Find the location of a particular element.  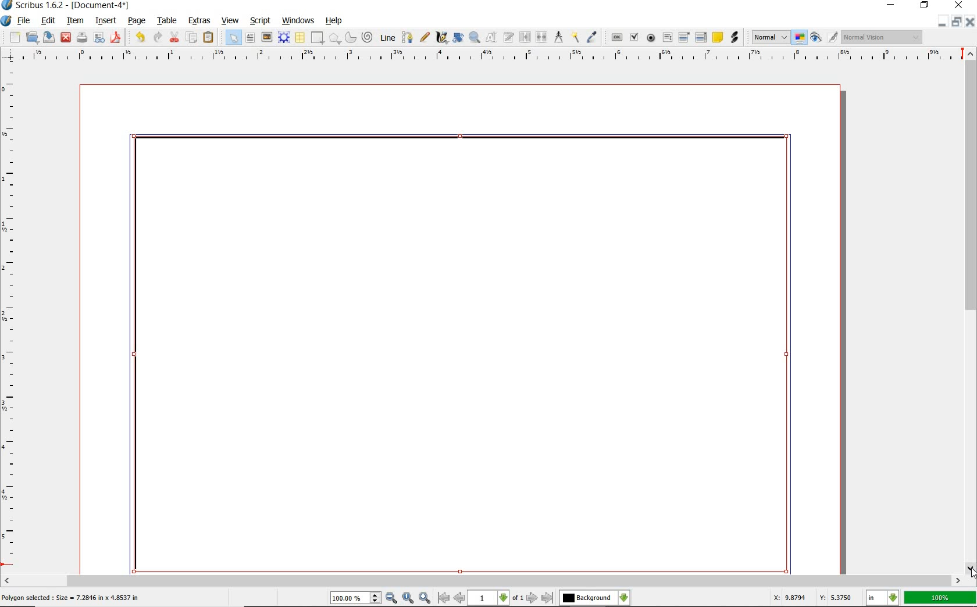

link text frames is located at coordinates (523, 37).